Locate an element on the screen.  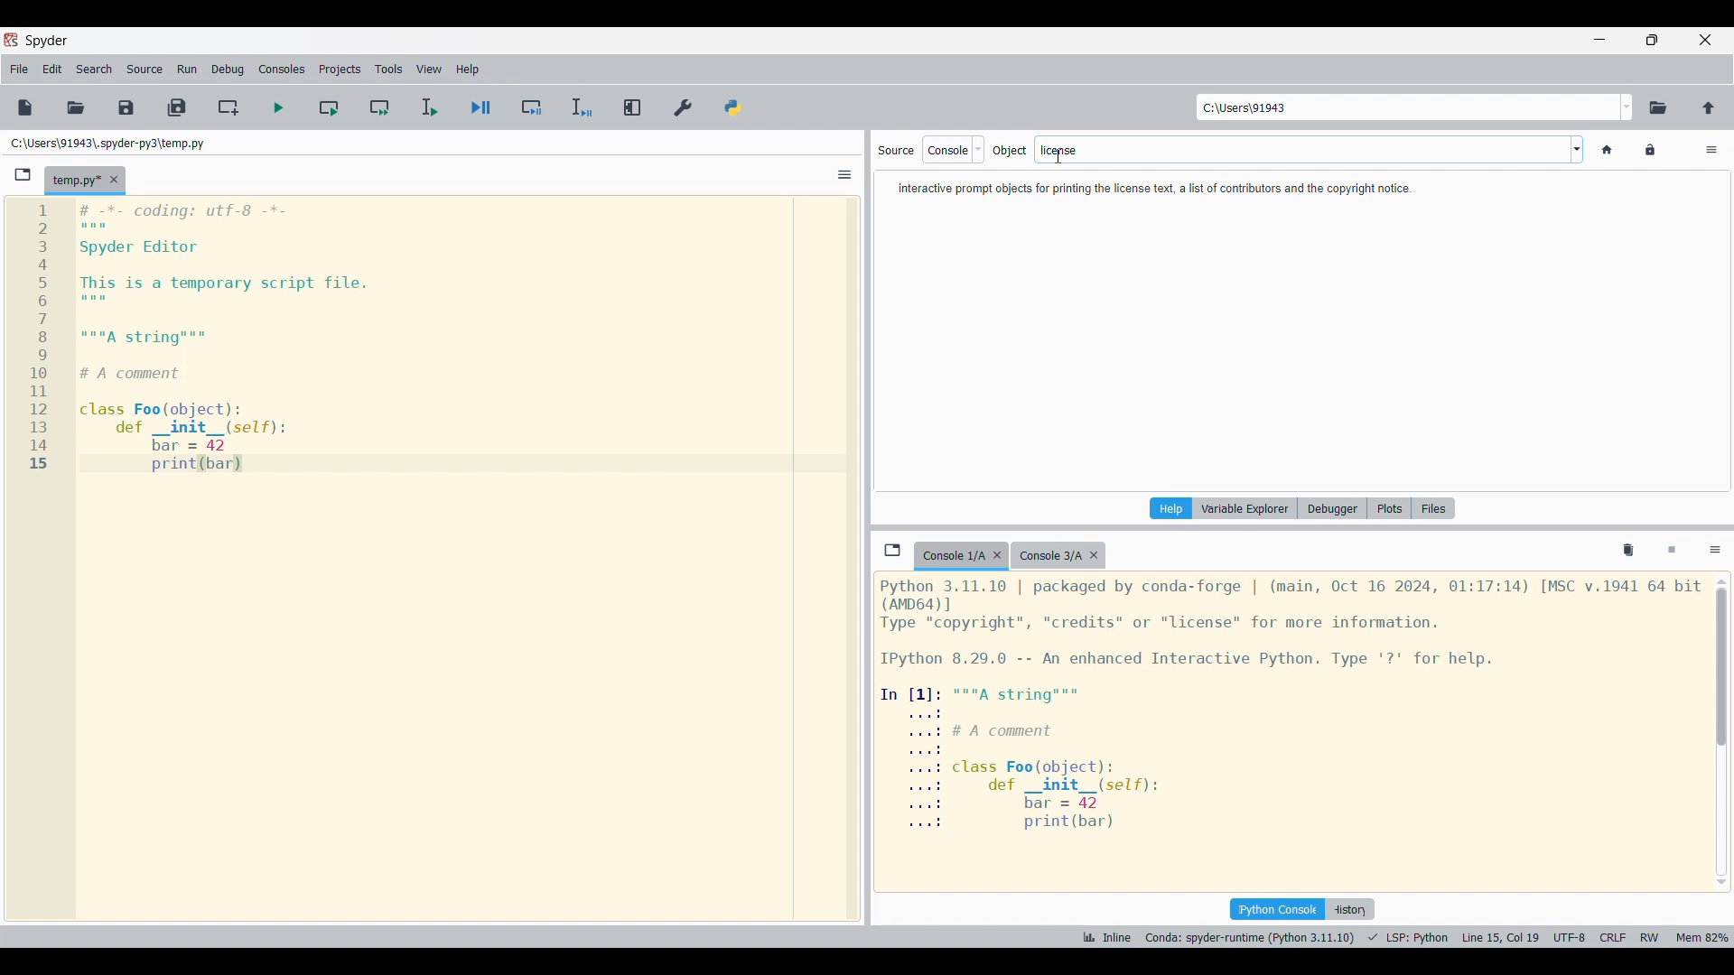
Run current cell is located at coordinates (330, 107).